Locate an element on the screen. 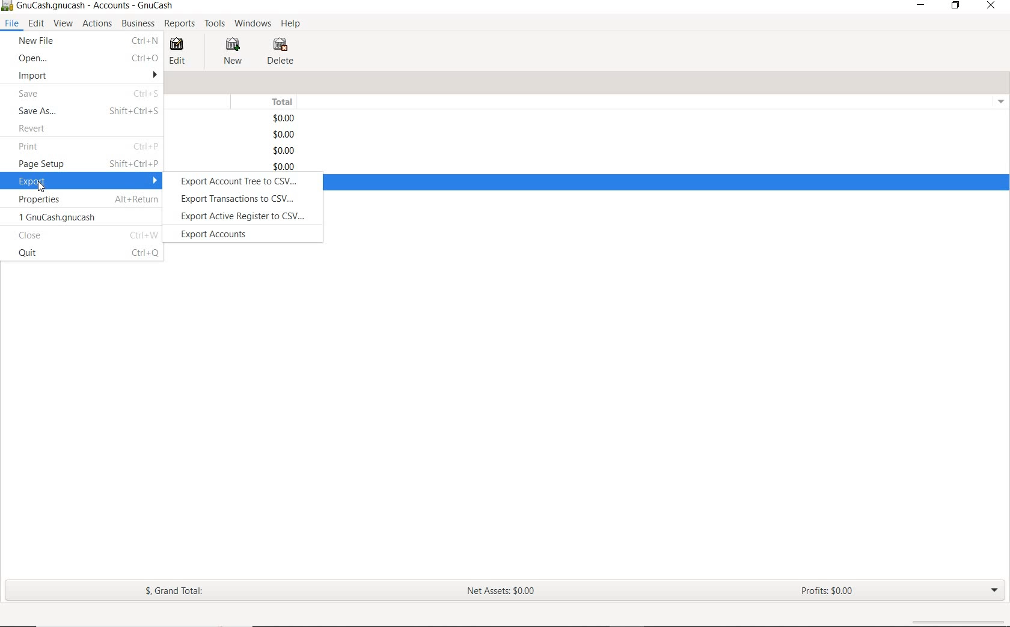 The height and width of the screenshot is (627, 1010). REVERT is located at coordinates (29, 129).